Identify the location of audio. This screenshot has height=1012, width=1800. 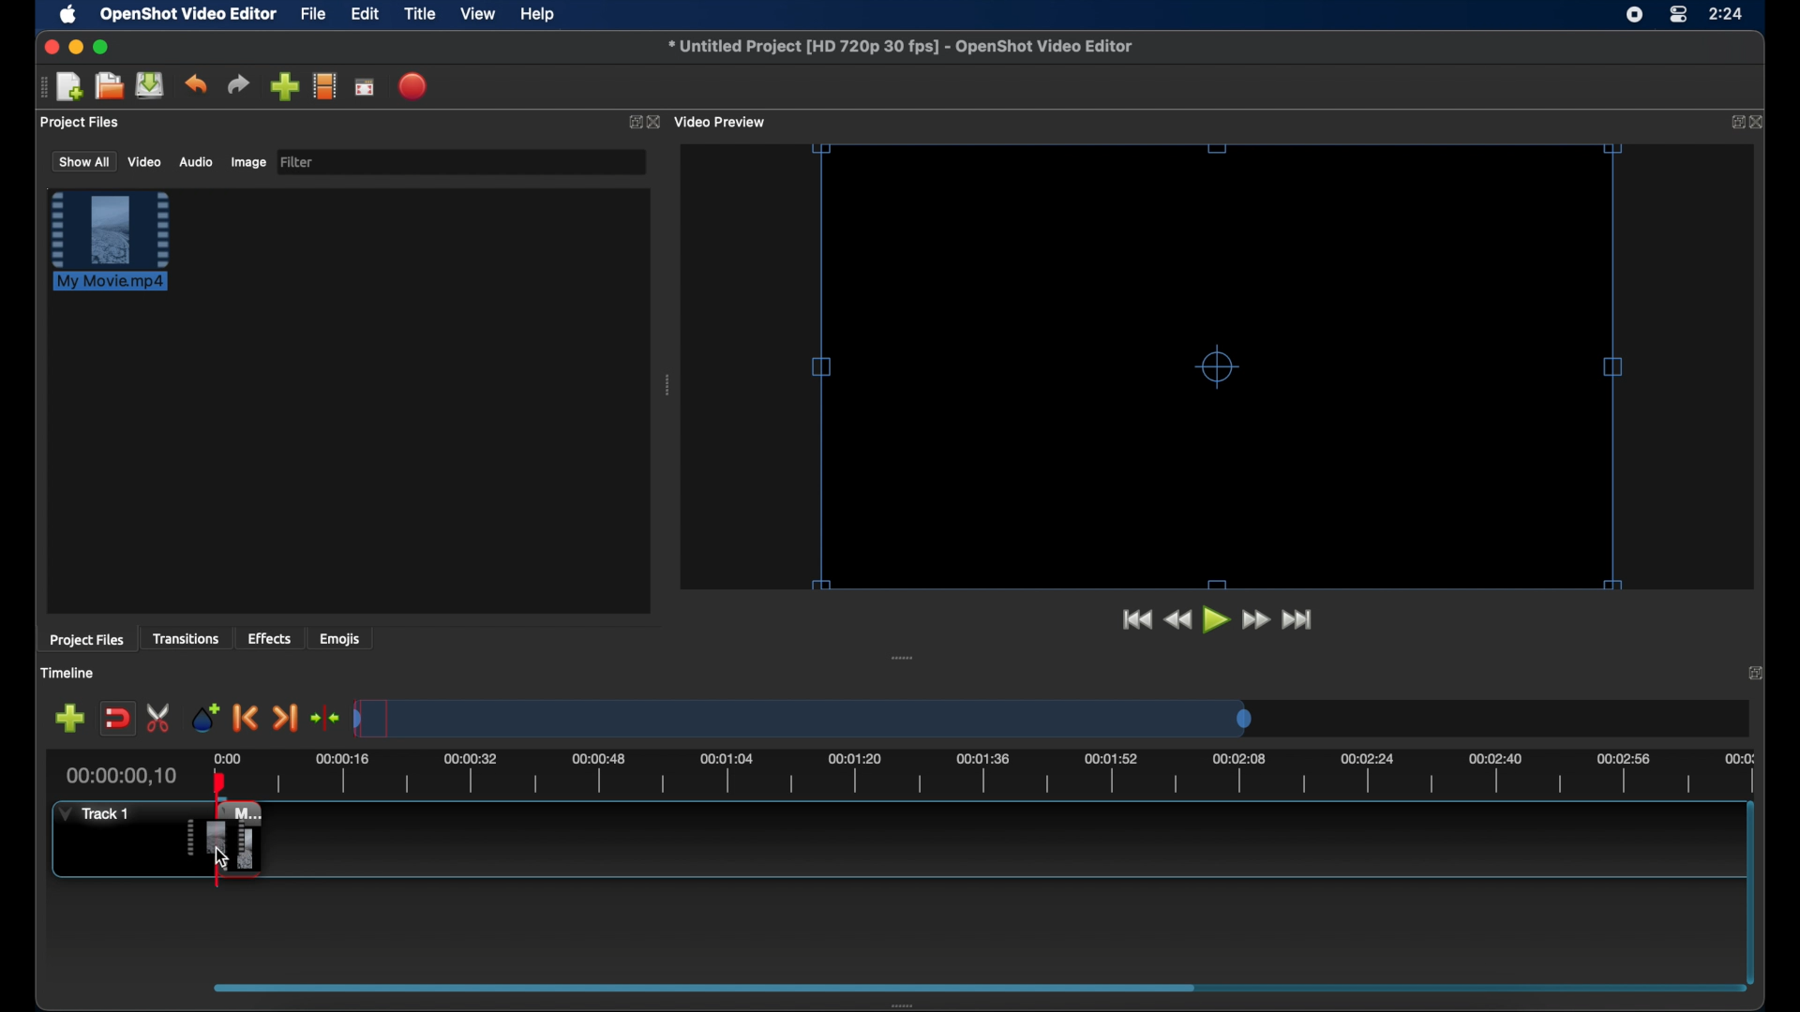
(197, 162).